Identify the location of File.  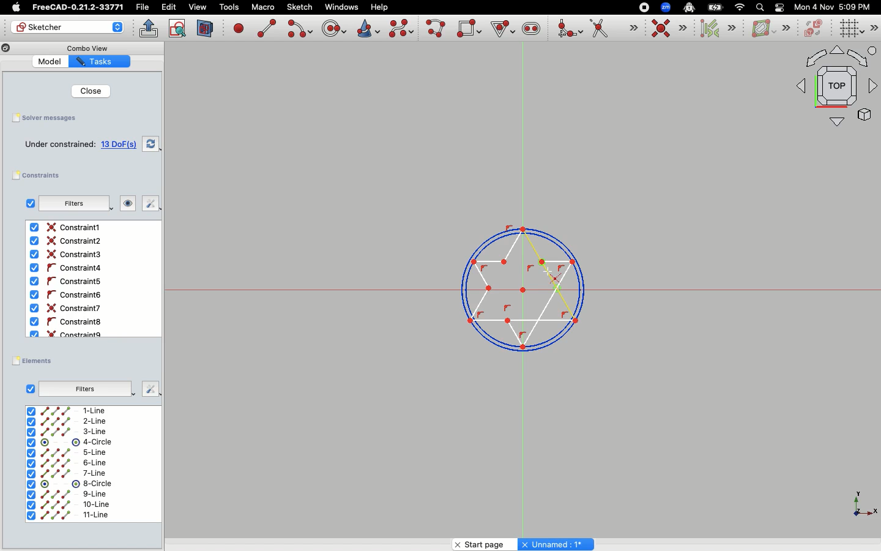
(144, 7).